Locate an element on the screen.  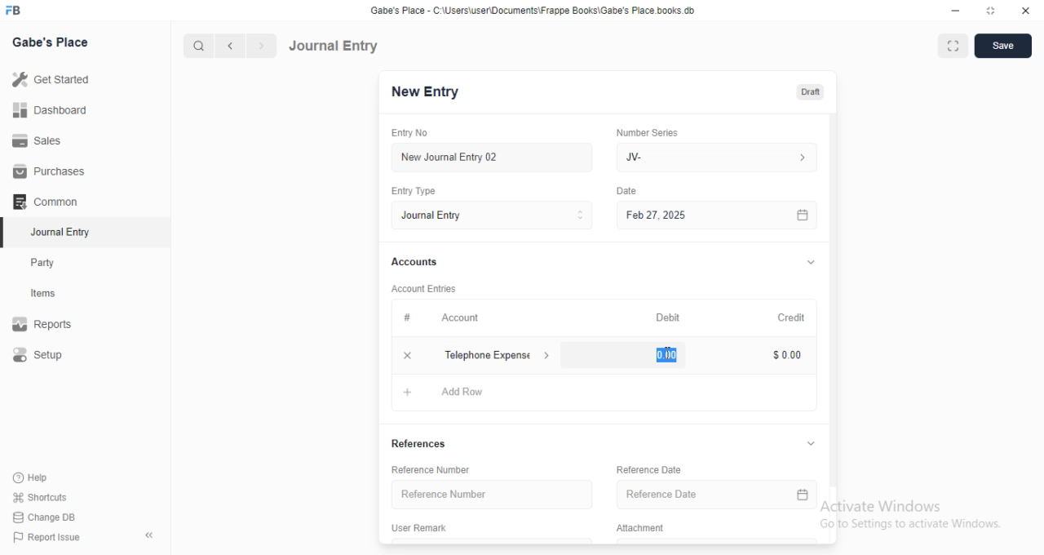
‘User Remark is located at coordinates (420, 526).